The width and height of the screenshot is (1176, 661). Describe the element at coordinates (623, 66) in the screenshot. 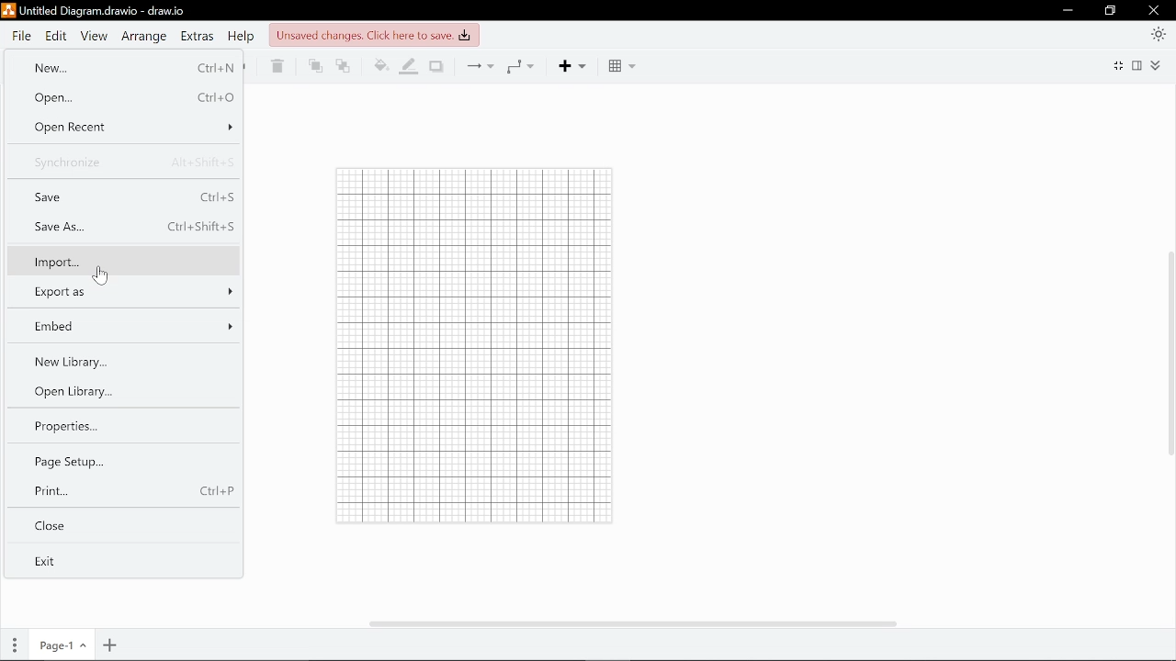

I see `table` at that location.